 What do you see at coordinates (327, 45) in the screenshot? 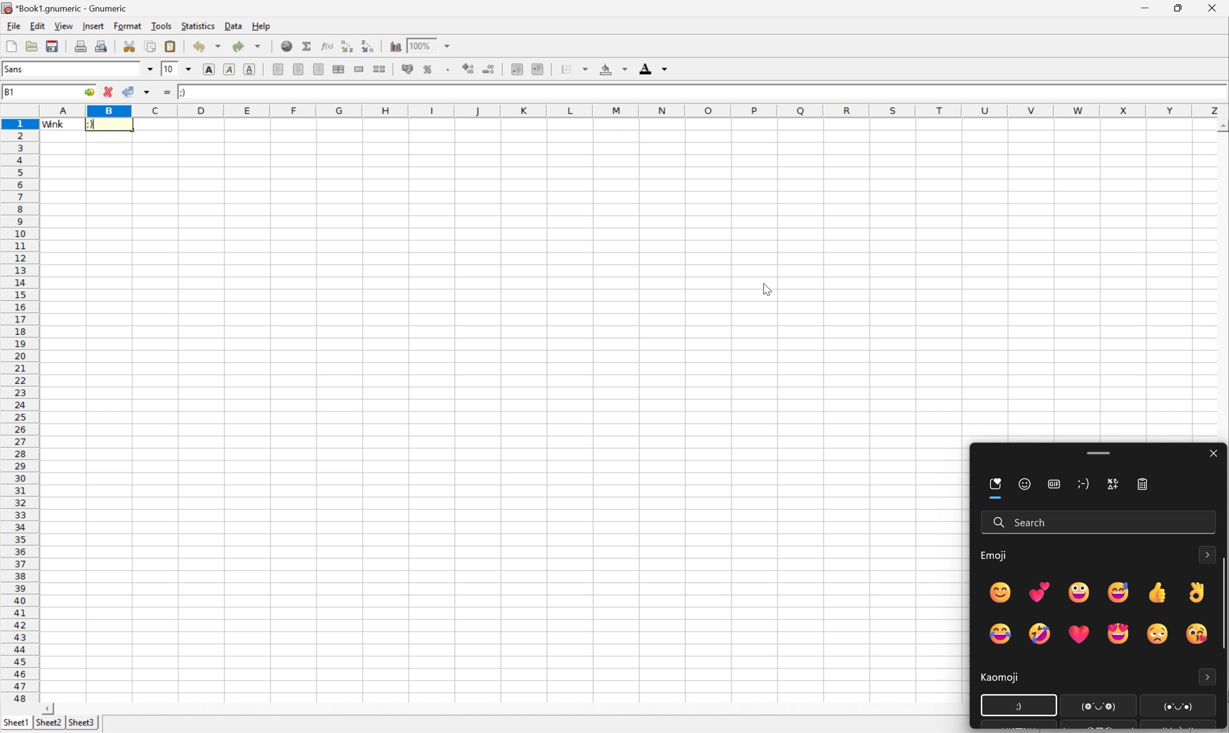
I see `edit function in current cell` at bounding box center [327, 45].